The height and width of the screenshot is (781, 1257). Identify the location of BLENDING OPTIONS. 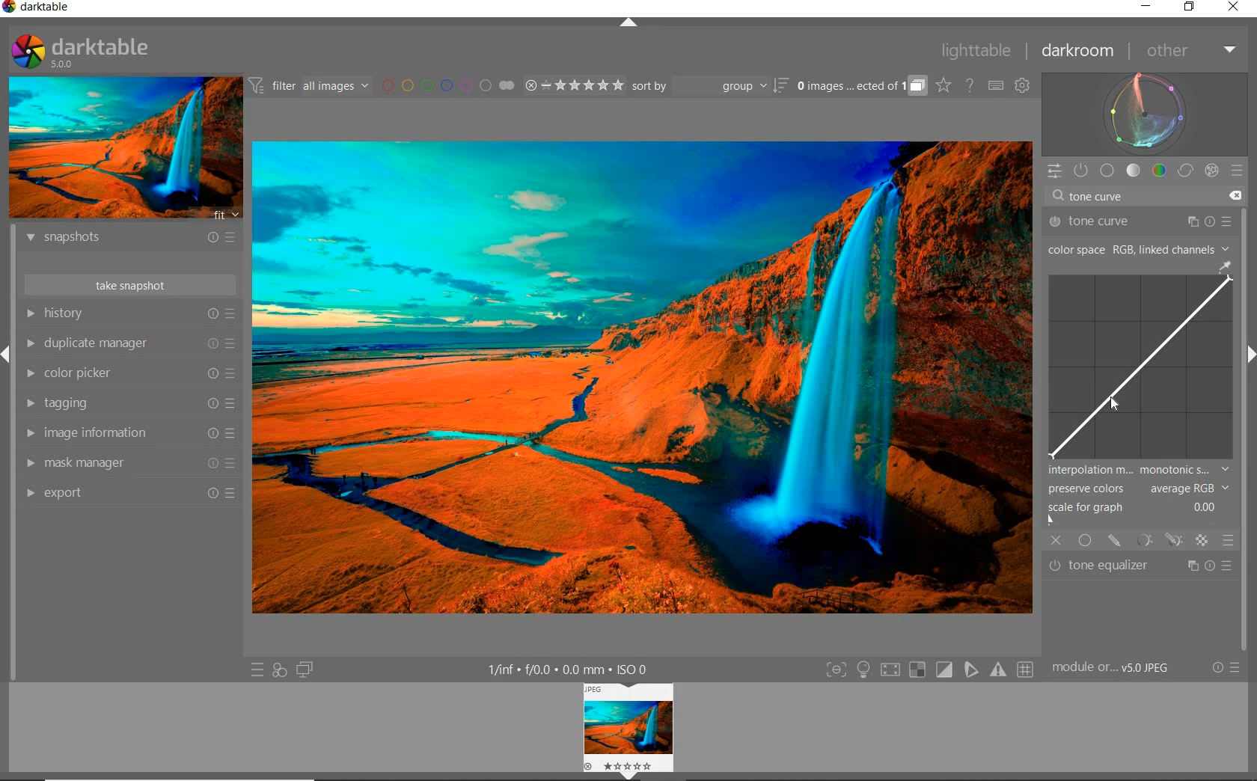
(1229, 541).